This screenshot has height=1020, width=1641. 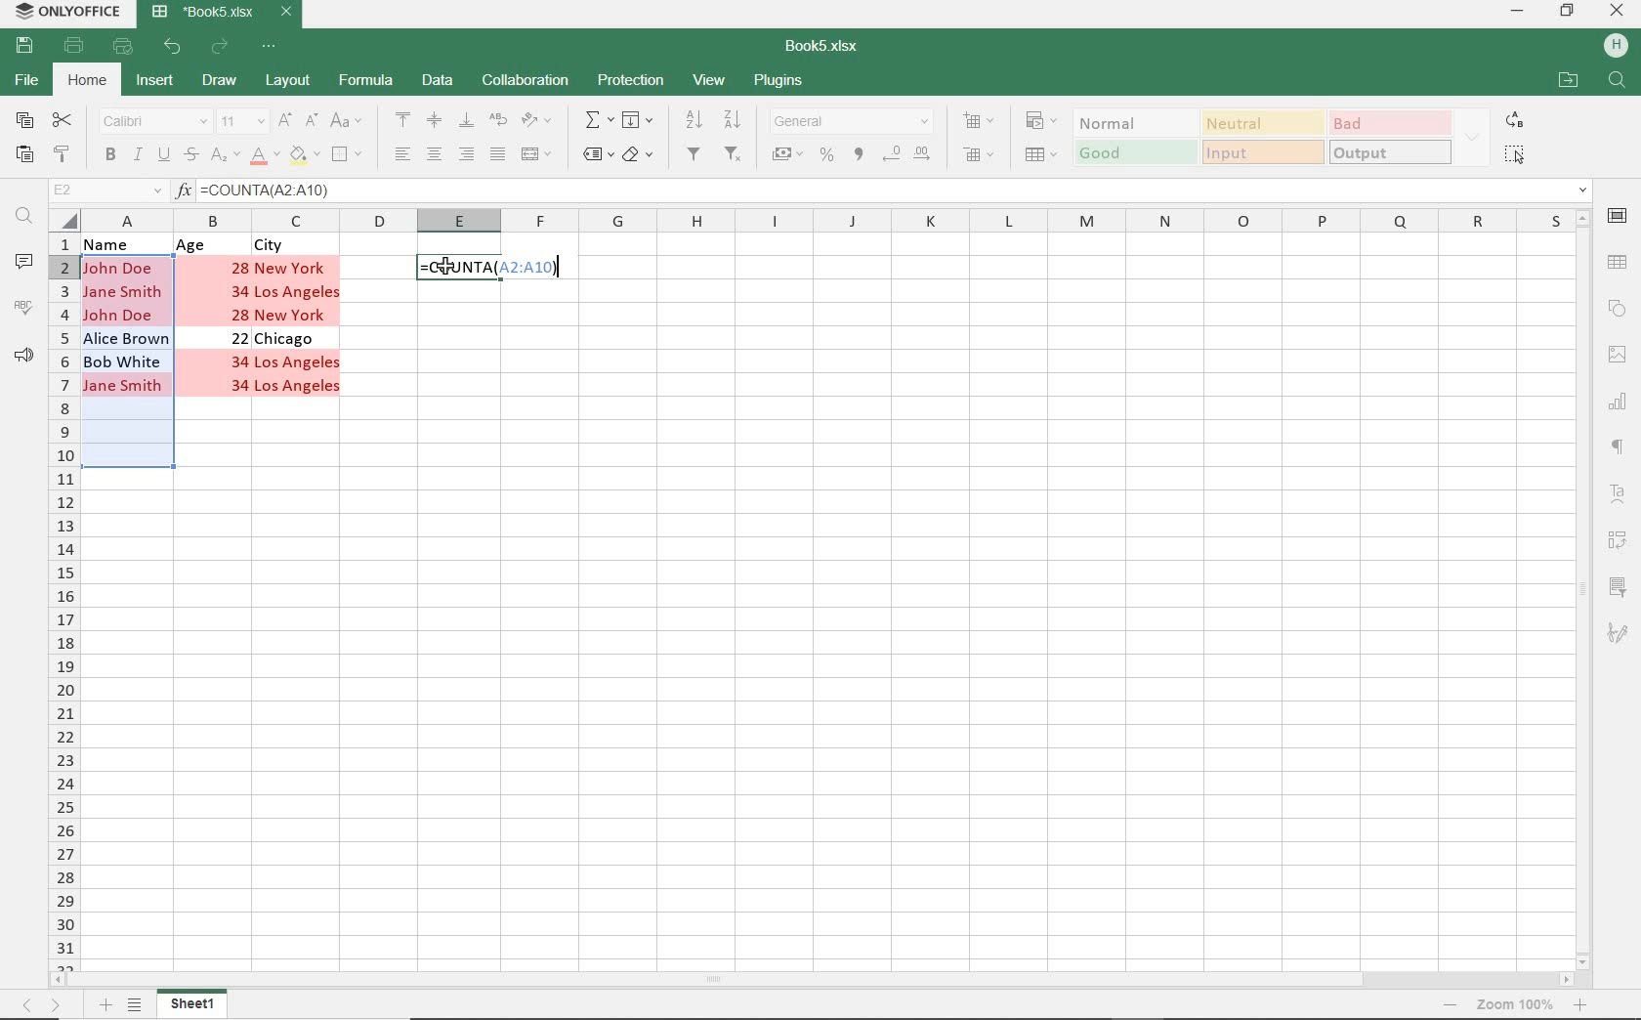 I want to click on FORMULA, so click(x=366, y=84).